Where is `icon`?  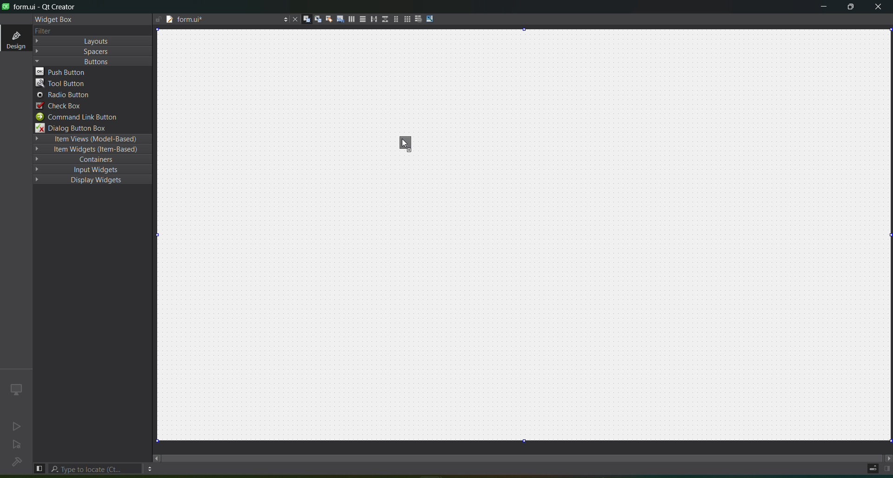
icon is located at coordinates (17, 389).